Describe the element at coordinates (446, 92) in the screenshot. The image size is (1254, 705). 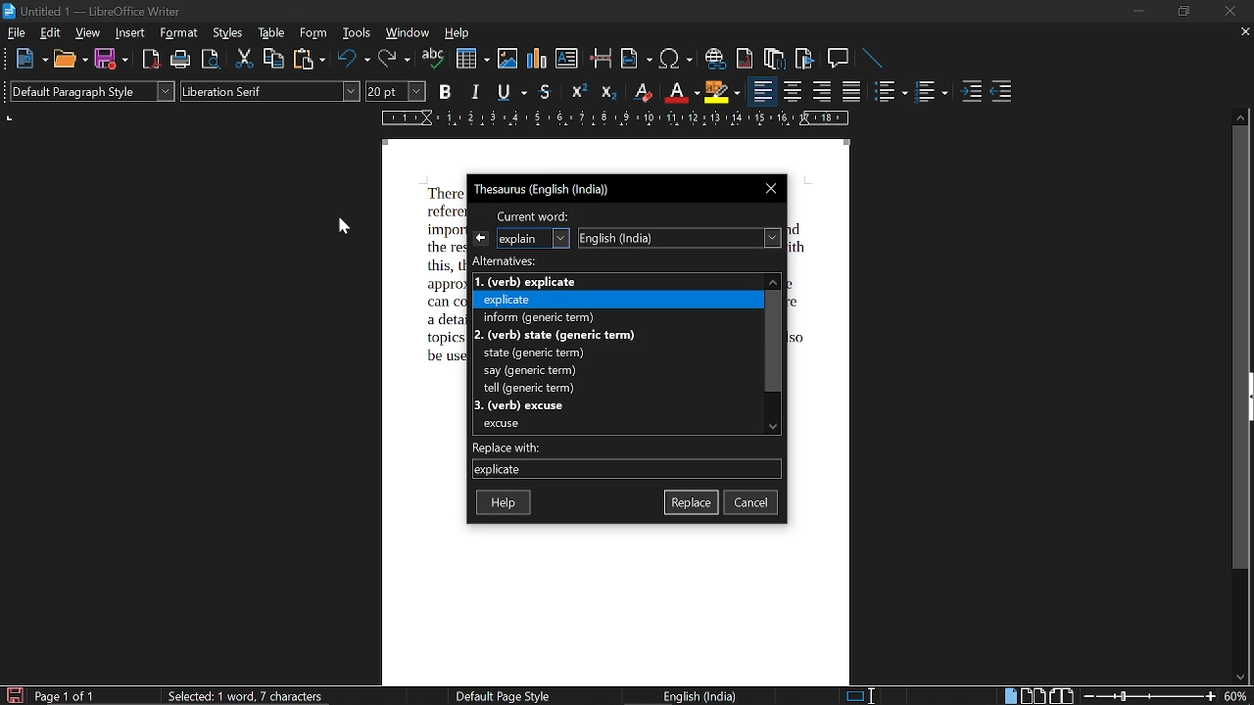
I see `bold` at that location.